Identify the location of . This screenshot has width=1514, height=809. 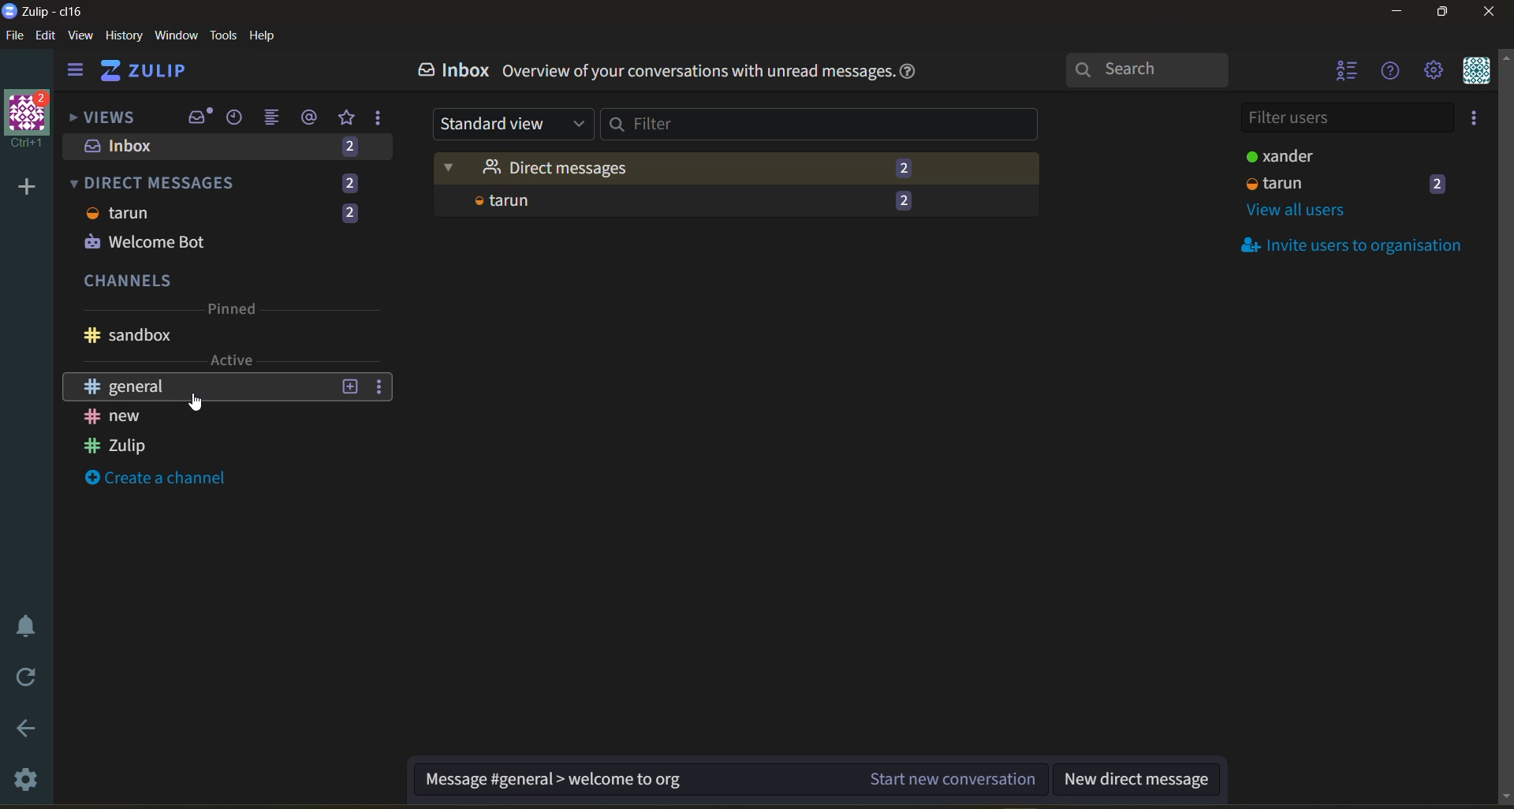
(228, 228).